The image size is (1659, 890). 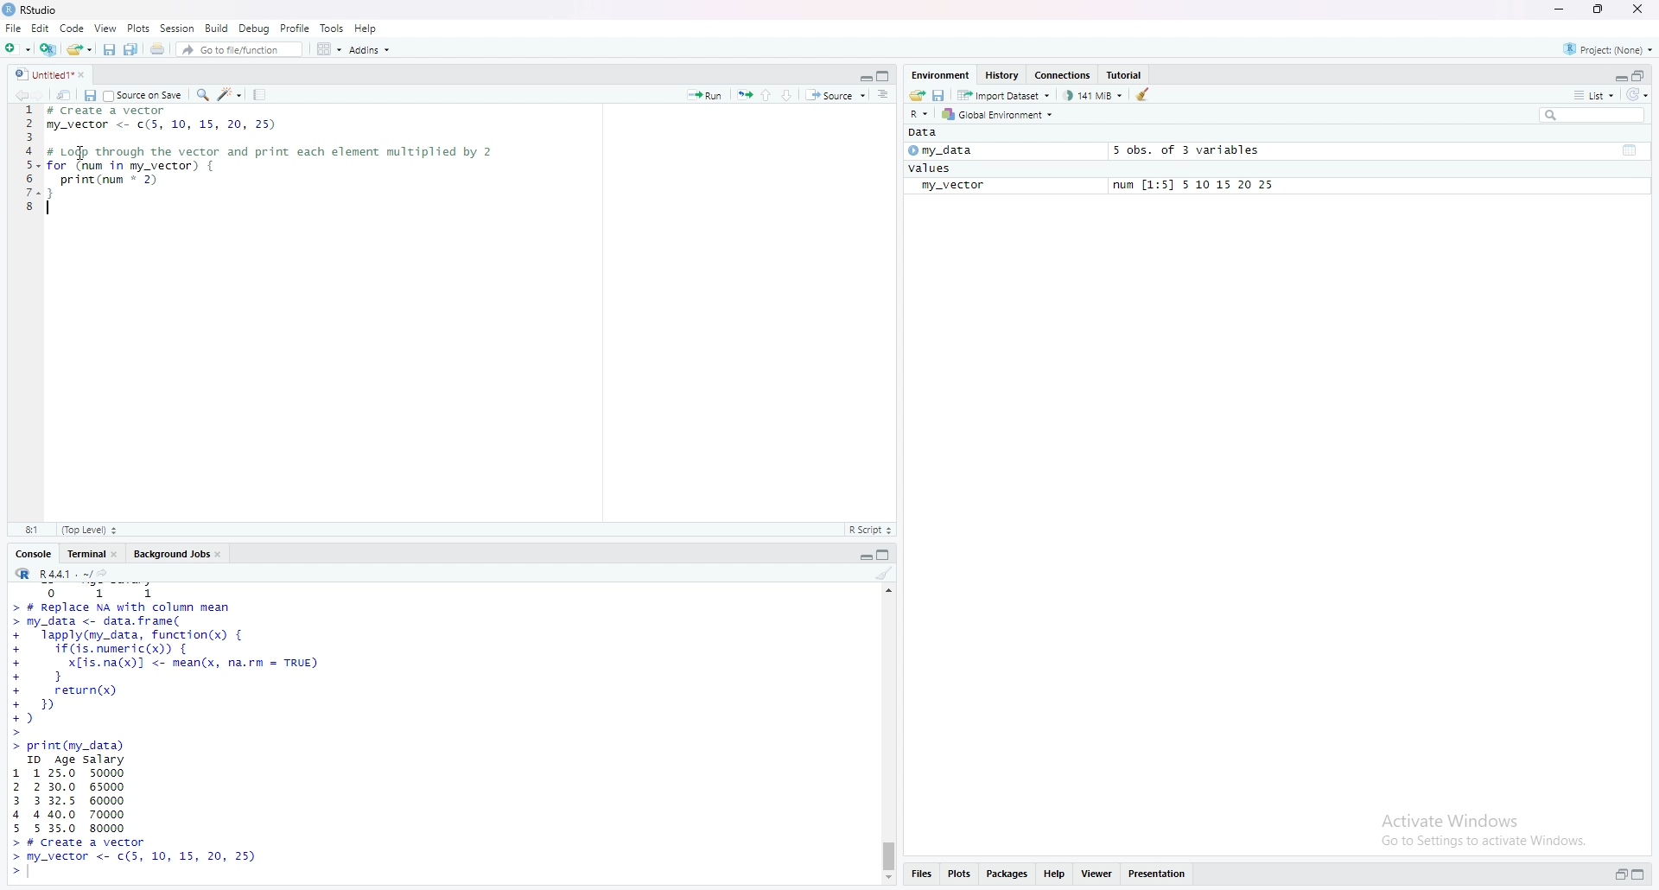 I want to click on untitled1, so click(x=53, y=74).